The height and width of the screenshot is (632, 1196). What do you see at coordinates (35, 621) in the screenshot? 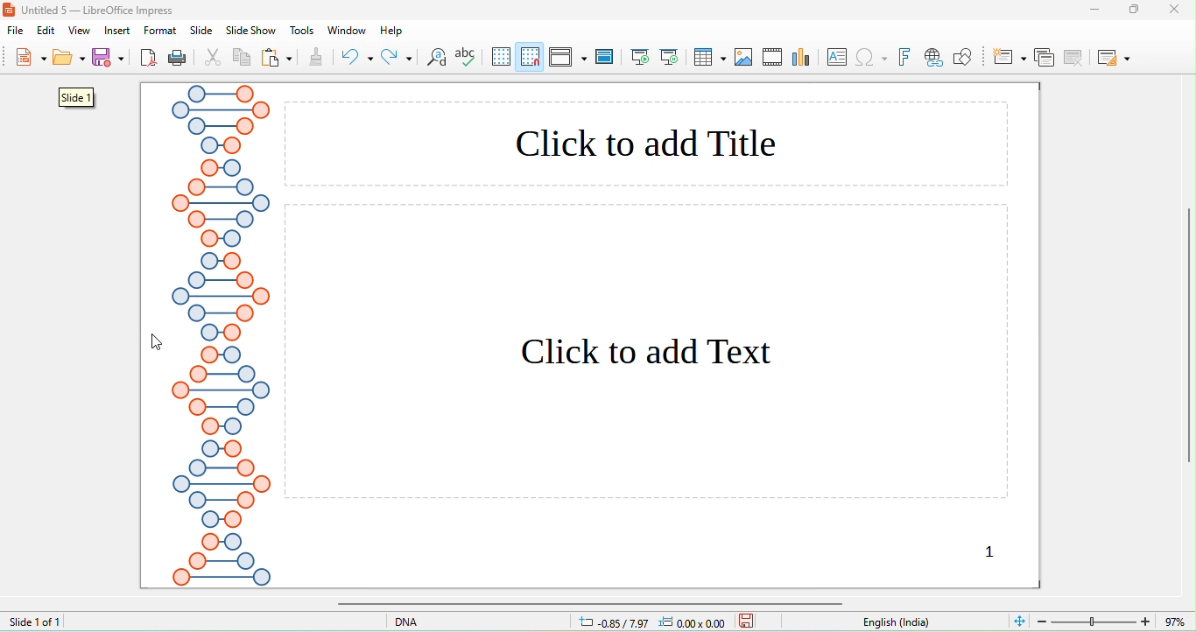
I see `slide 1 of 1` at bounding box center [35, 621].